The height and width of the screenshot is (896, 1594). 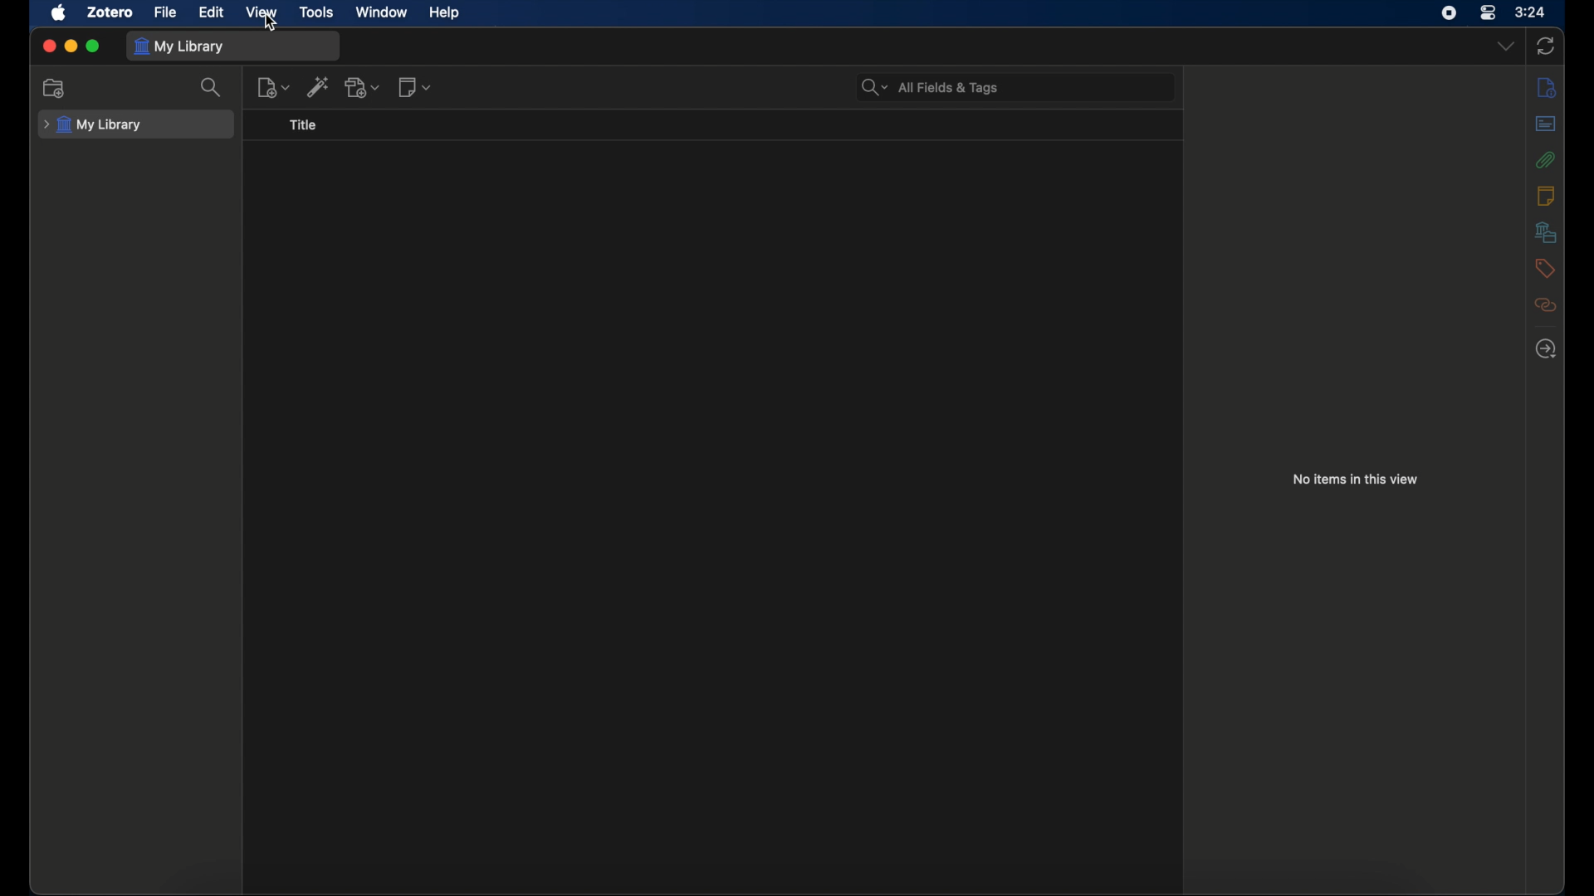 What do you see at coordinates (95, 46) in the screenshot?
I see `maximize` at bounding box center [95, 46].